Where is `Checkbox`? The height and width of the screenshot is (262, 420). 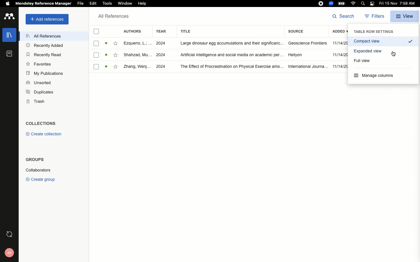
Checkbox is located at coordinates (97, 55).